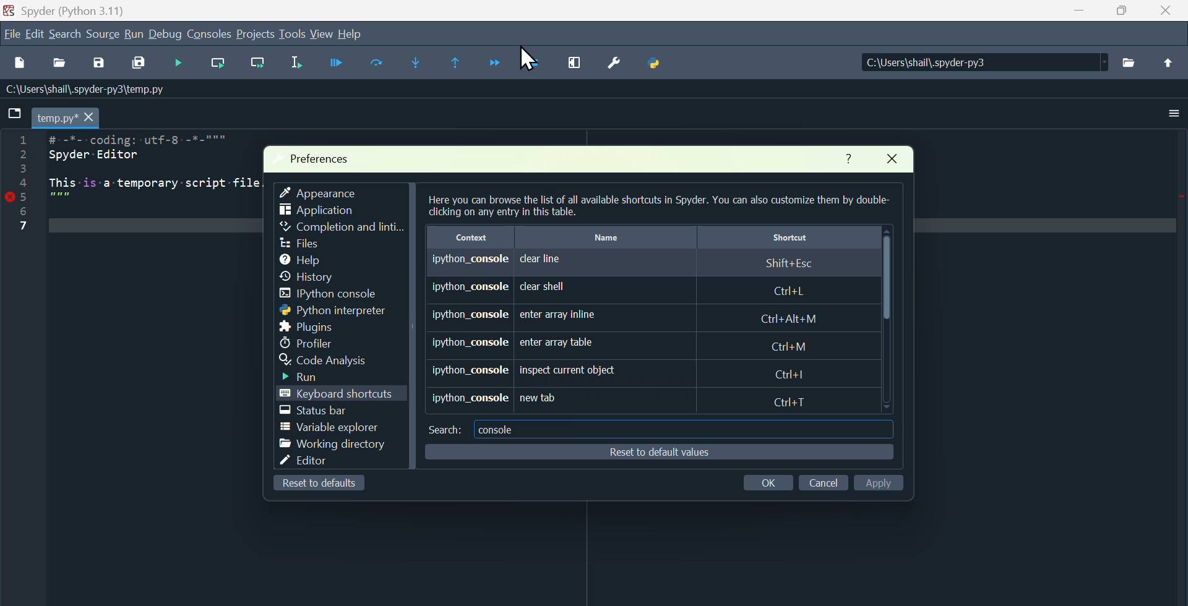 This screenshot has width=1188, height=606. I want to click on Debug, so click(338, 63).